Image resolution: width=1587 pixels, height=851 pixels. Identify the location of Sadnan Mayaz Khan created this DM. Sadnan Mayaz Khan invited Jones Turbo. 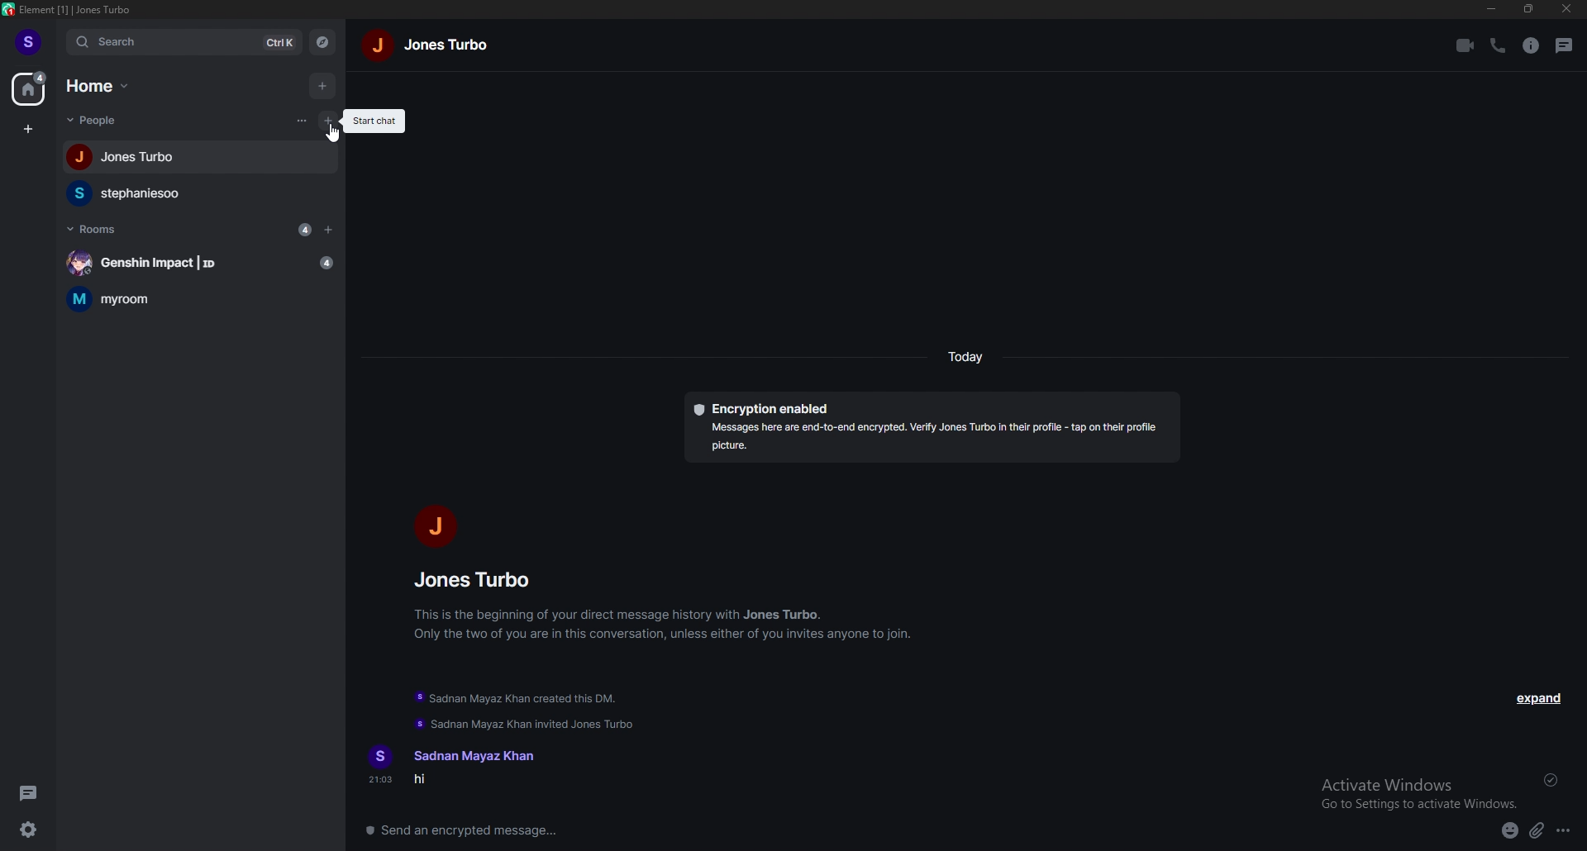
(541, 706).